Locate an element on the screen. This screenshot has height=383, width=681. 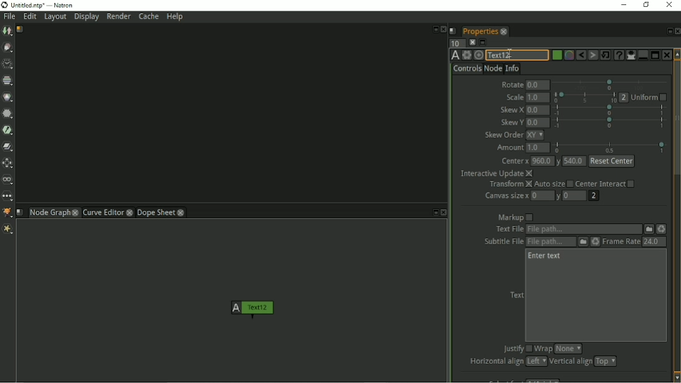
Minimize/maximize all panels is located at coordinates (483, 42).